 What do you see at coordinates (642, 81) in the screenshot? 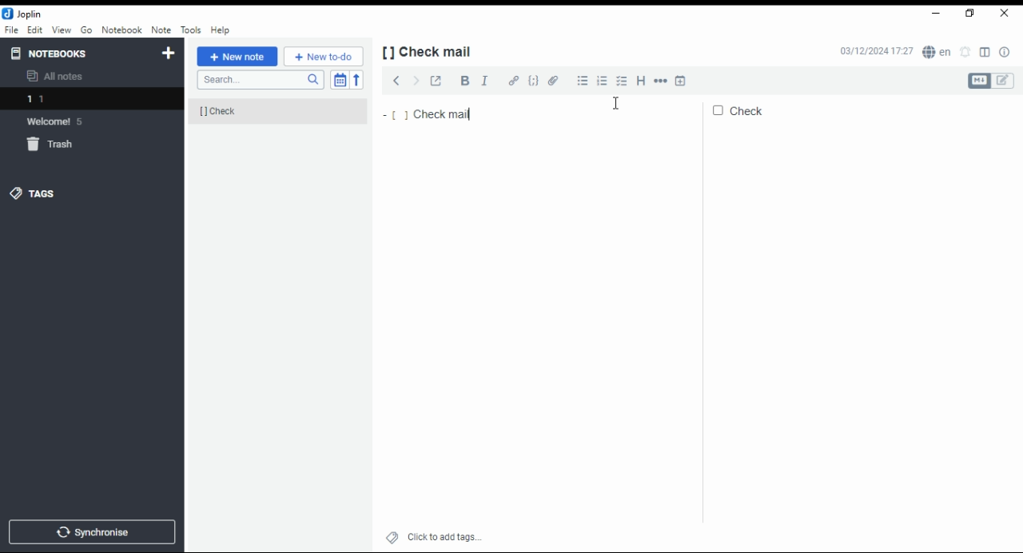
I see `heading` at bounding box center [642, 81].